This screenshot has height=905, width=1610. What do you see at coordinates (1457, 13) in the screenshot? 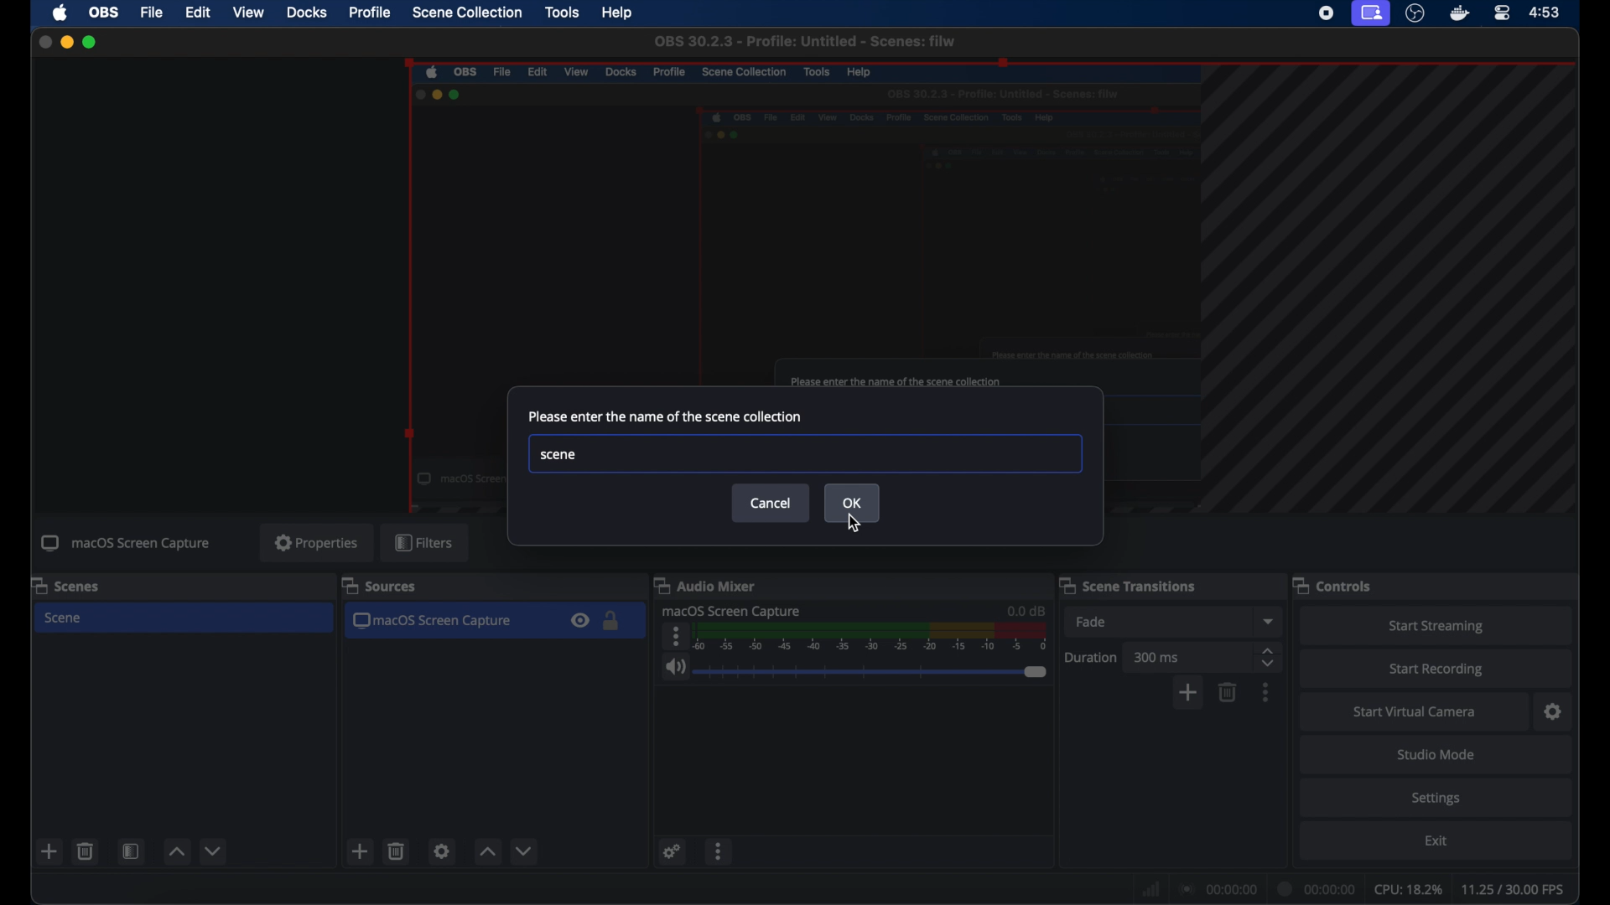
I see `docker` at bounding box center [1457, 13].